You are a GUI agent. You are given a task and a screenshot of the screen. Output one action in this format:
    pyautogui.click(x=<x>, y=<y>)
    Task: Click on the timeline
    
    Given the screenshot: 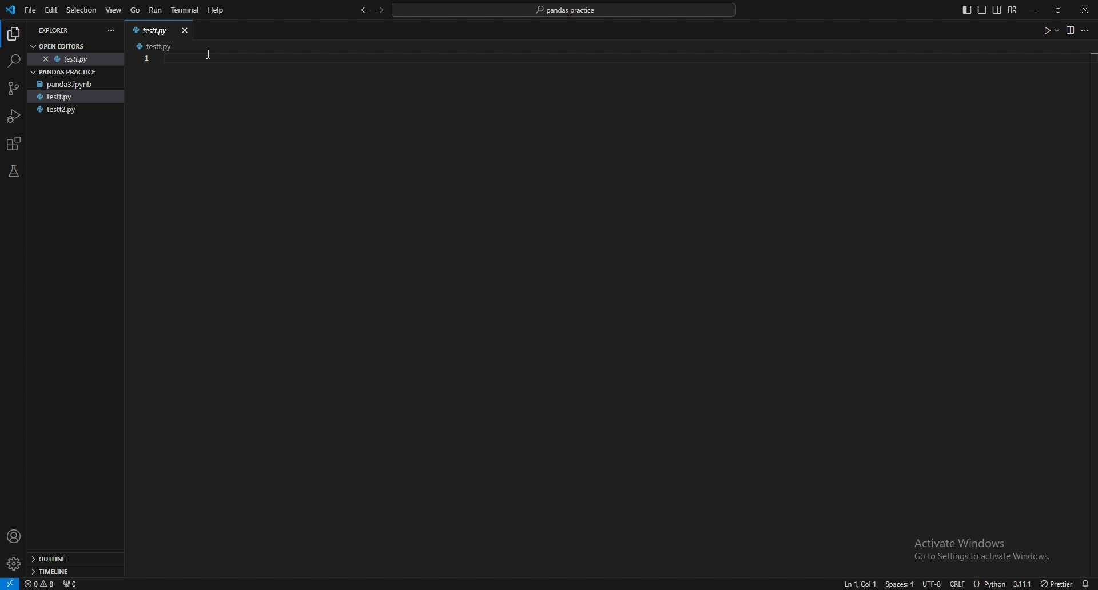 What is the action you would take?
    pyautogui.click(x=74, y=571)
    